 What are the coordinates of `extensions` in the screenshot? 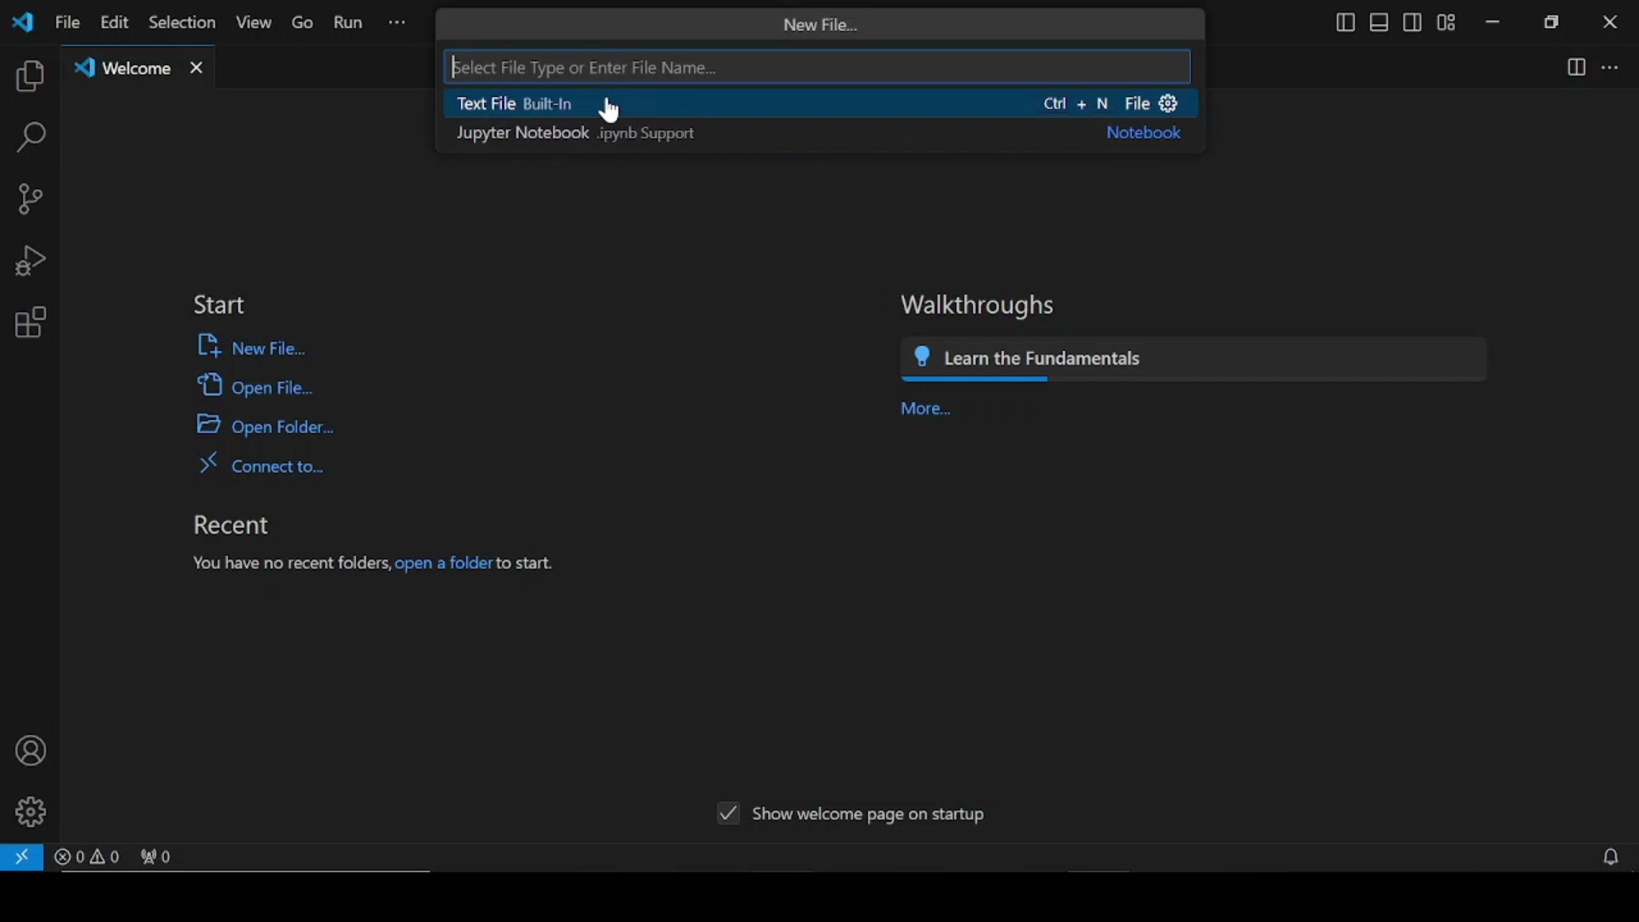 It's located at (30, 323).